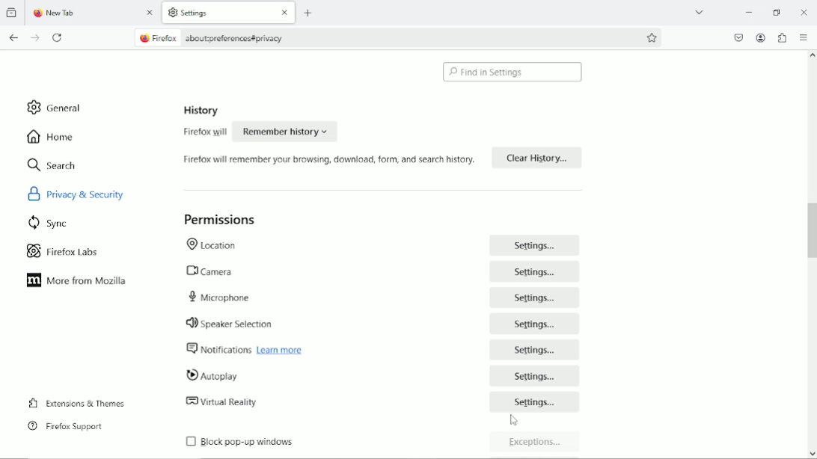  Describe the element at coordinates (36, 14) in the screenshot. I see `firefox logo` at that location.